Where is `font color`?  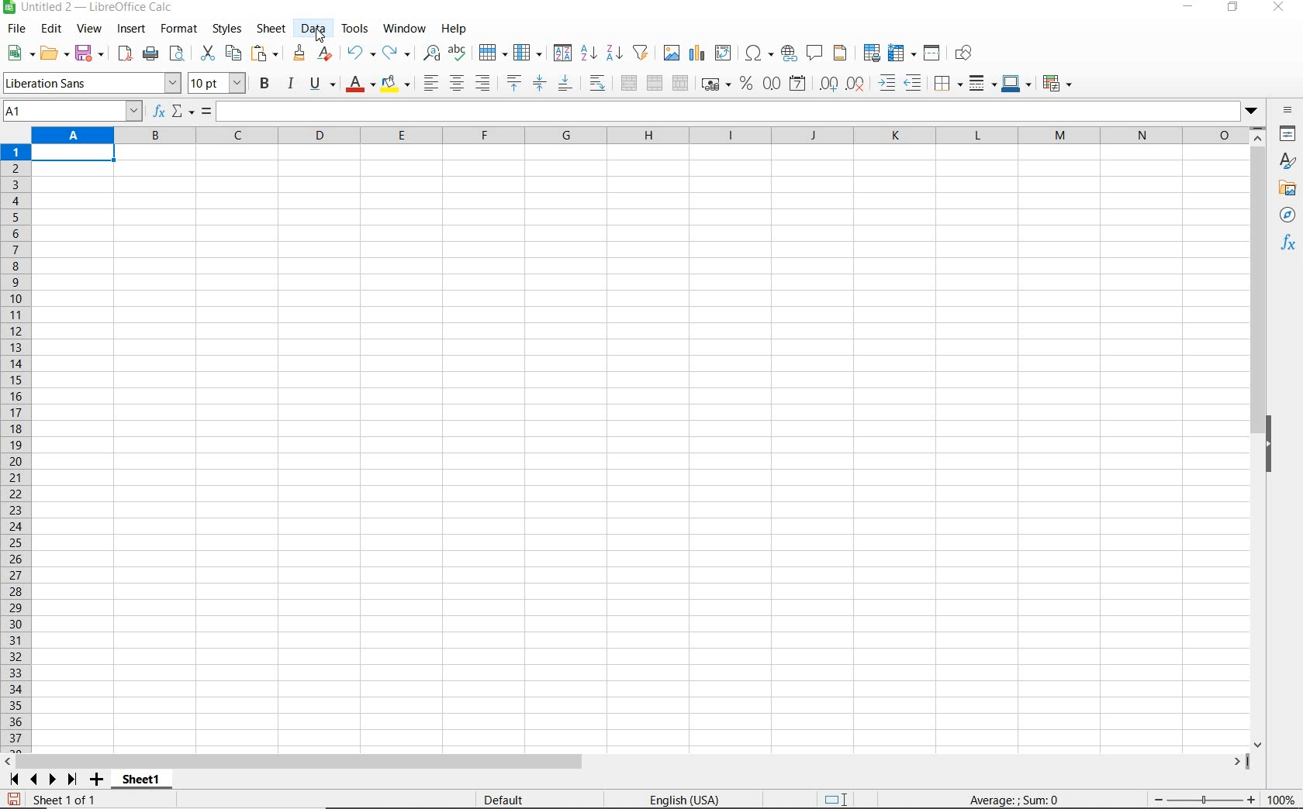 font color is located at coordinates (361, 84).